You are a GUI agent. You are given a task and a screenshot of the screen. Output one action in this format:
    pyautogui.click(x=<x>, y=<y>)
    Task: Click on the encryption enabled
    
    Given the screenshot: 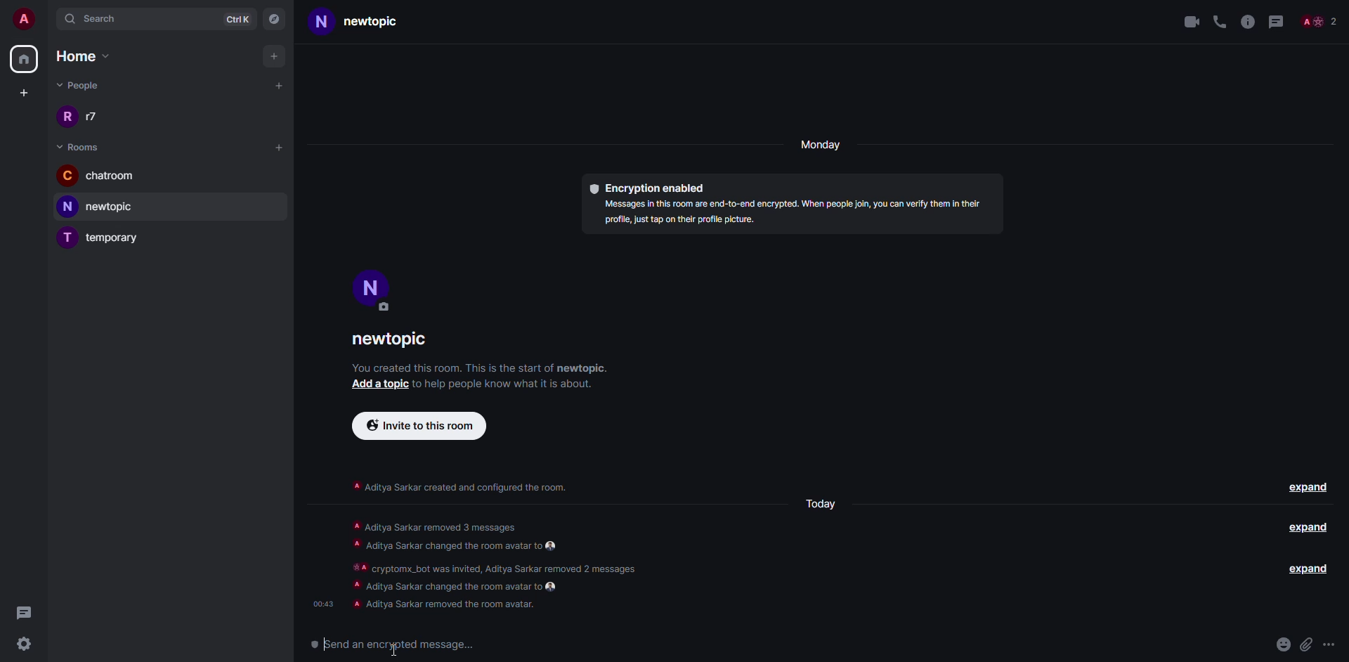 What is the action you would take?
    pyautogui.click(x=646, y=184)
    